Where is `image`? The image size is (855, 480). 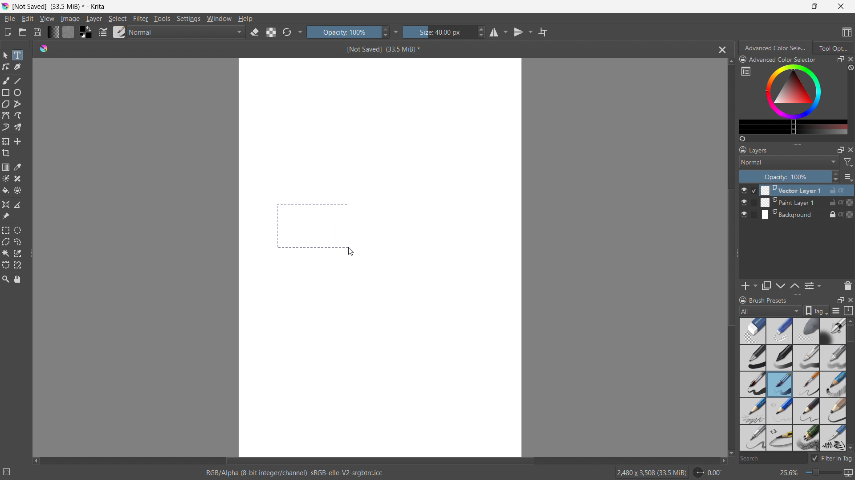 image is located at coordinates (71, 19).